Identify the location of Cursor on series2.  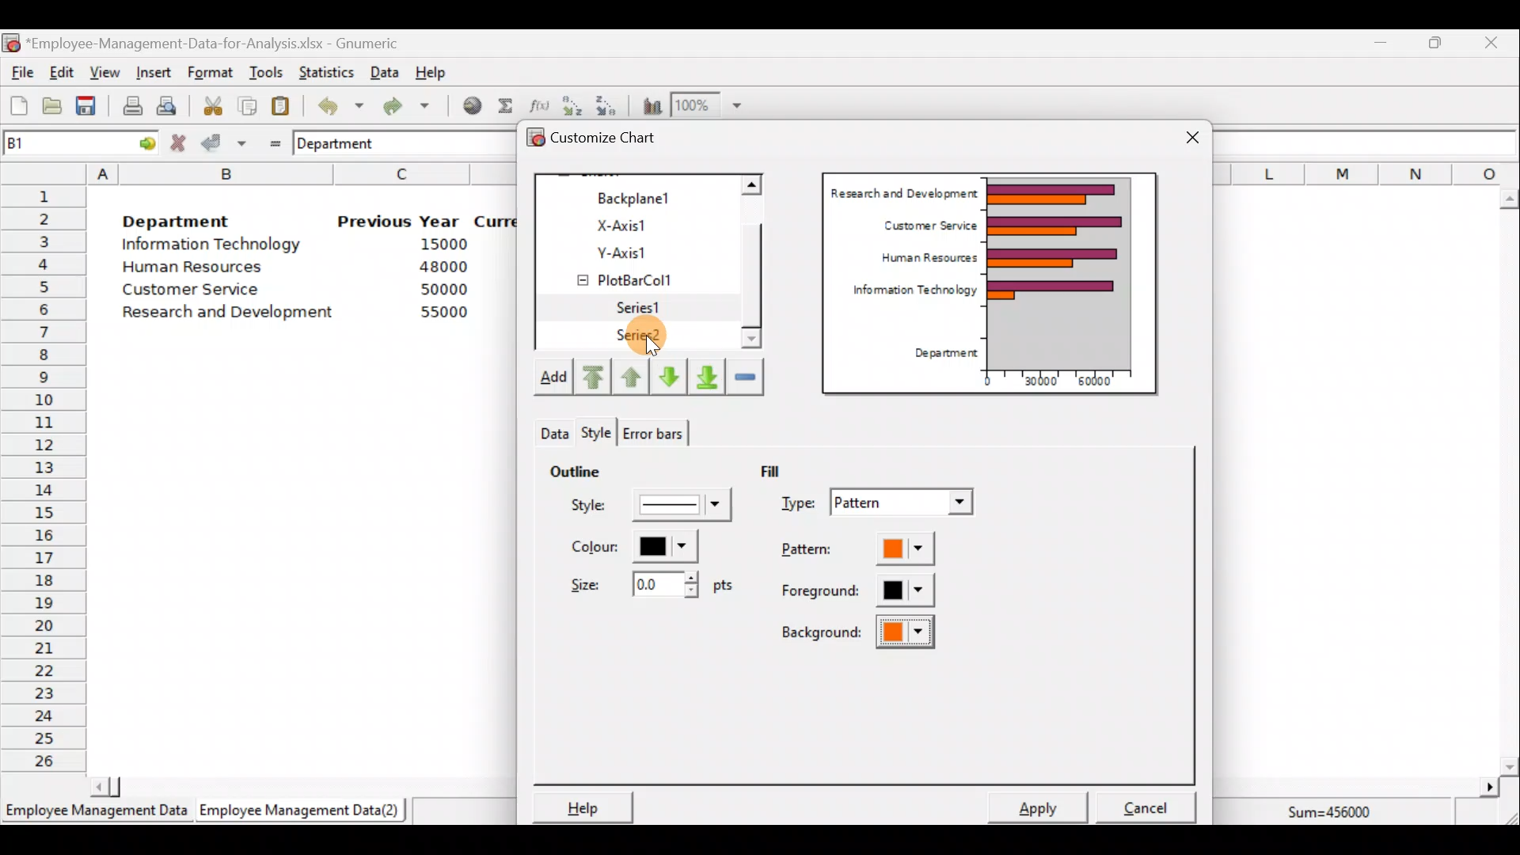
(679, 338).